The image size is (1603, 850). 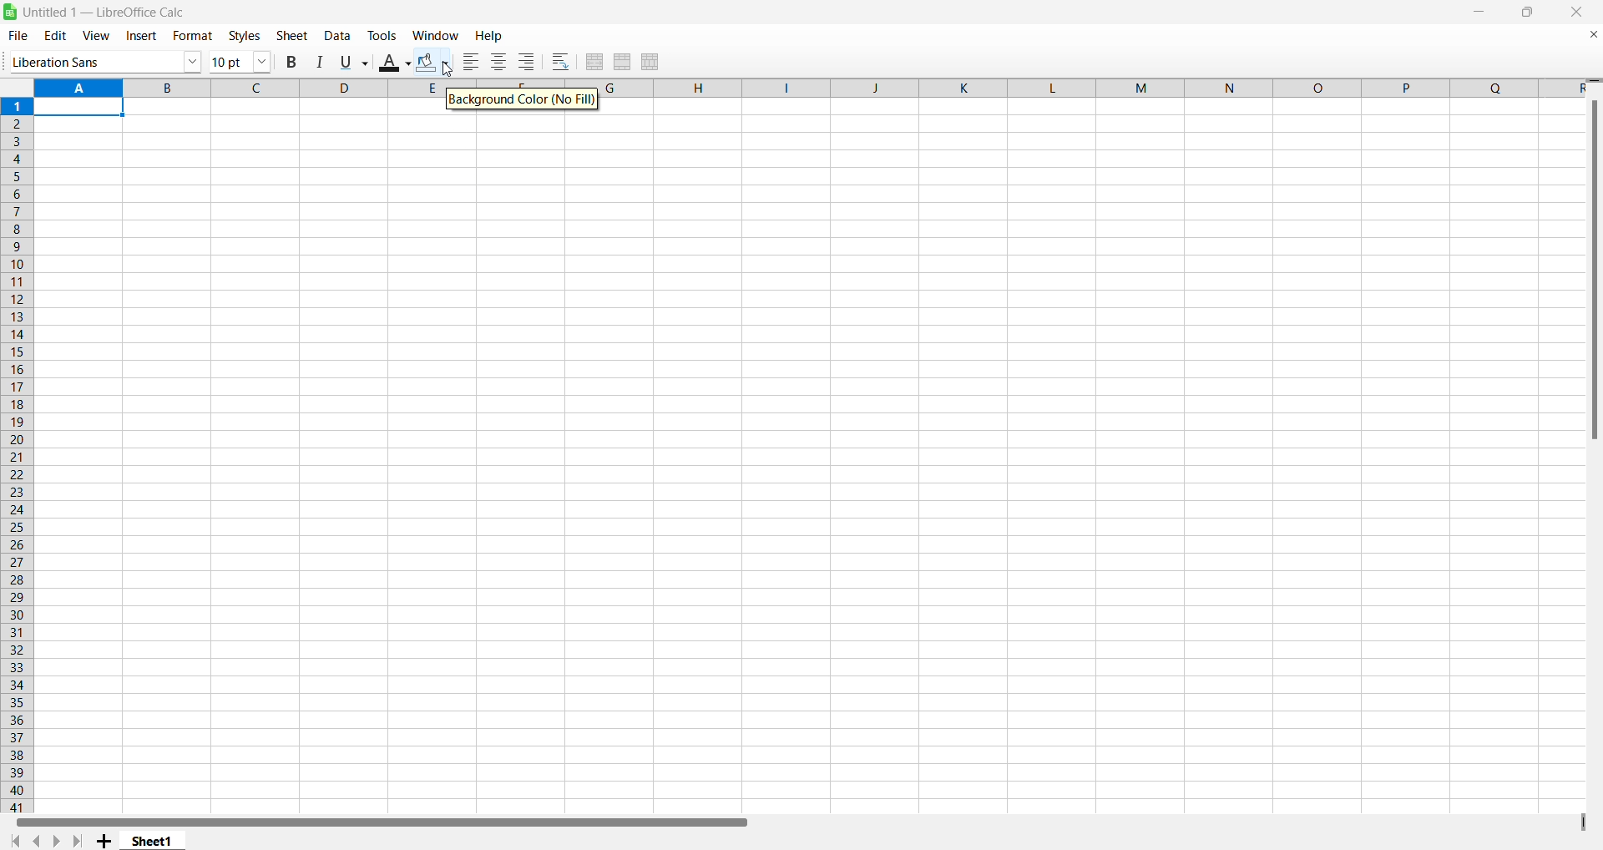 What do you see at coordinates (94, 36) in the screenshot?
I see `view` at bounding box center [94, 36].